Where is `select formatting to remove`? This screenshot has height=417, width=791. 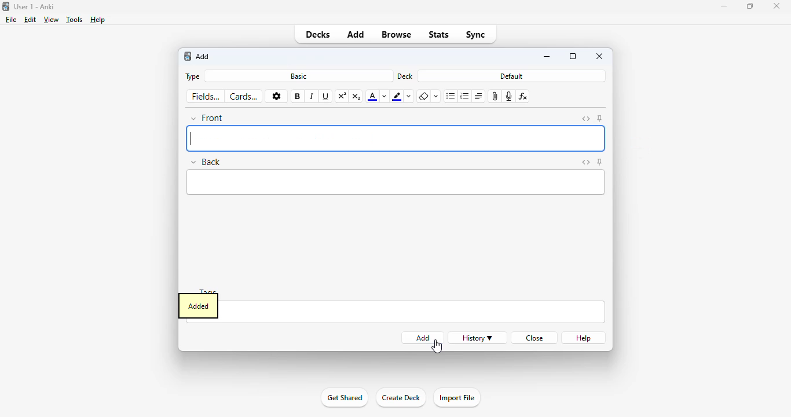 select formatting to remove is located at coordinates (436, 97).